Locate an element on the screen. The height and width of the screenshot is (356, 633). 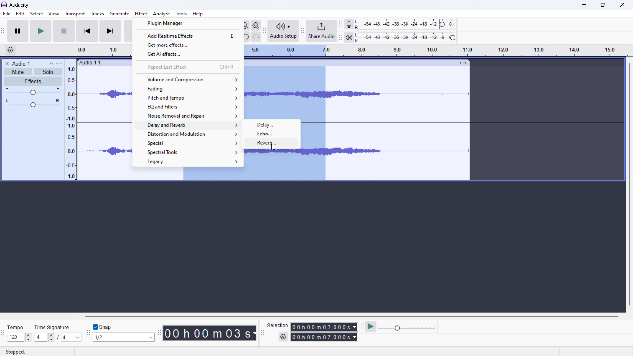
time toolbar is located at coordinates (159, 335).